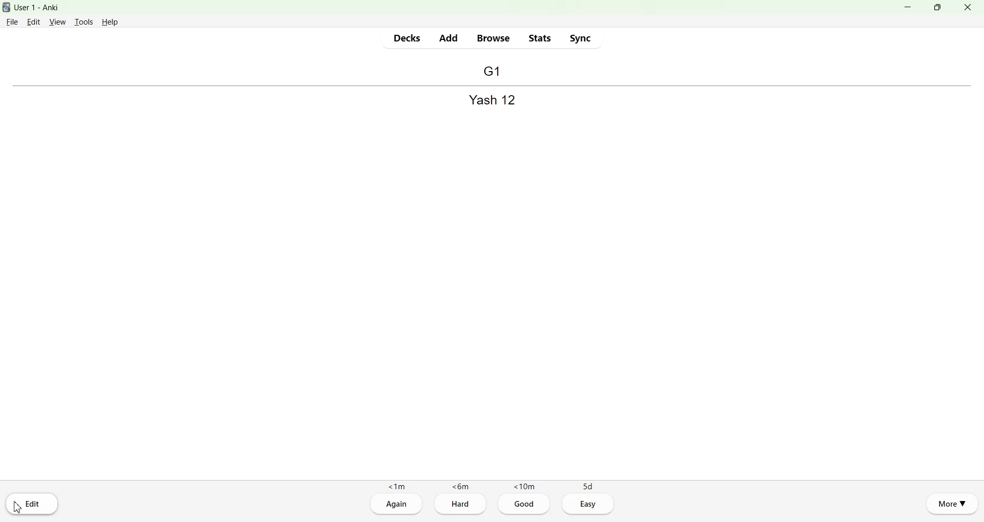  Describe the element at coordinates (407, 38) in the screenshot. I see `Decks` at that location.